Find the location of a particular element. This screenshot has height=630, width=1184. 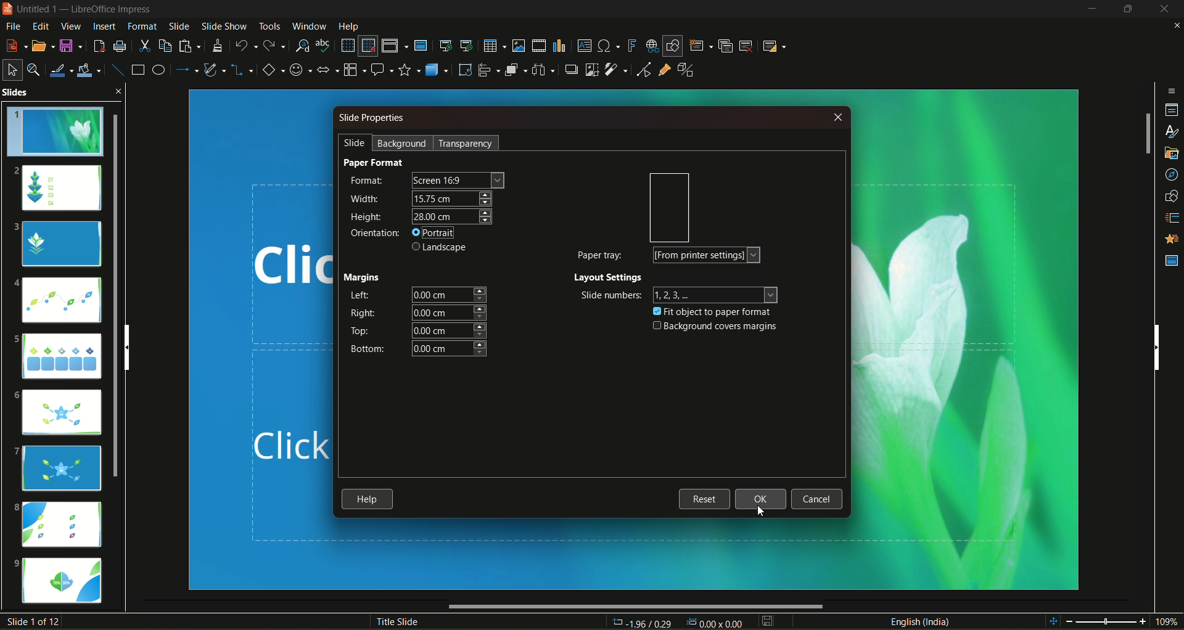

redo is located at coordinates (276, 44).